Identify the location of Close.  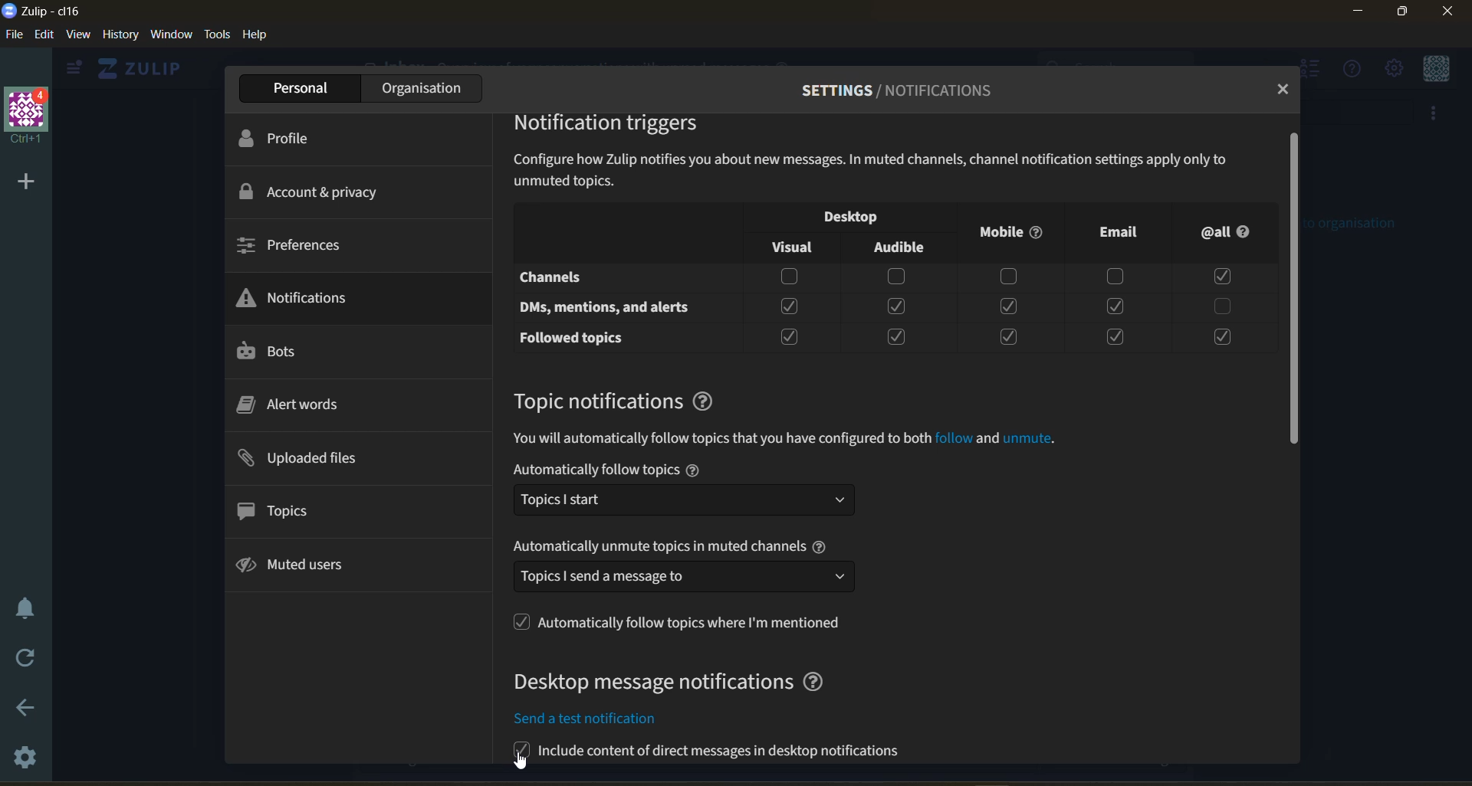
(1447, 16).